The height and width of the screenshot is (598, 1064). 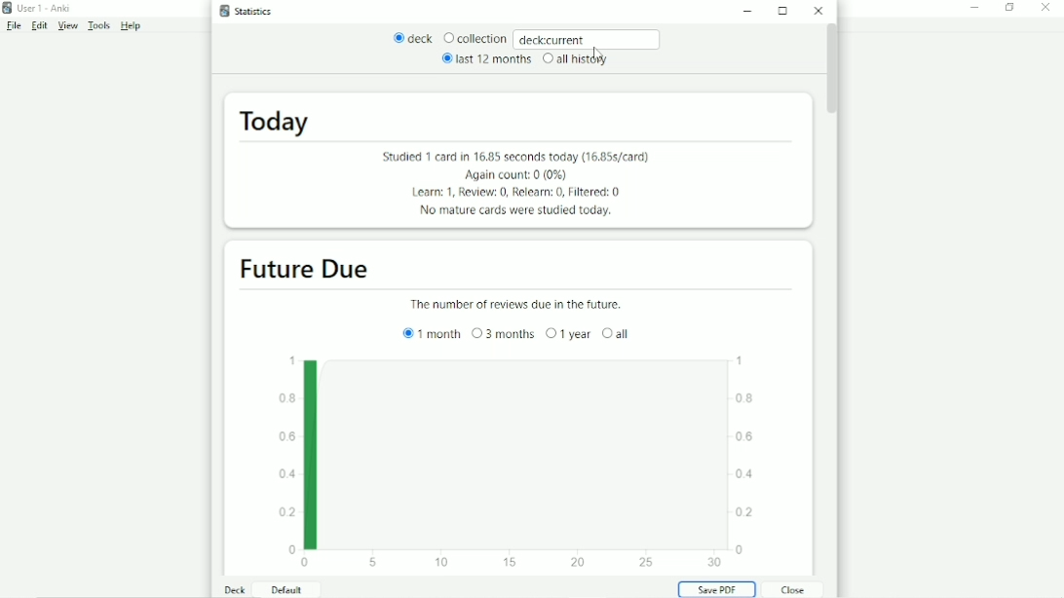 I want to click on Save PDF, so click(x=717, y=590).